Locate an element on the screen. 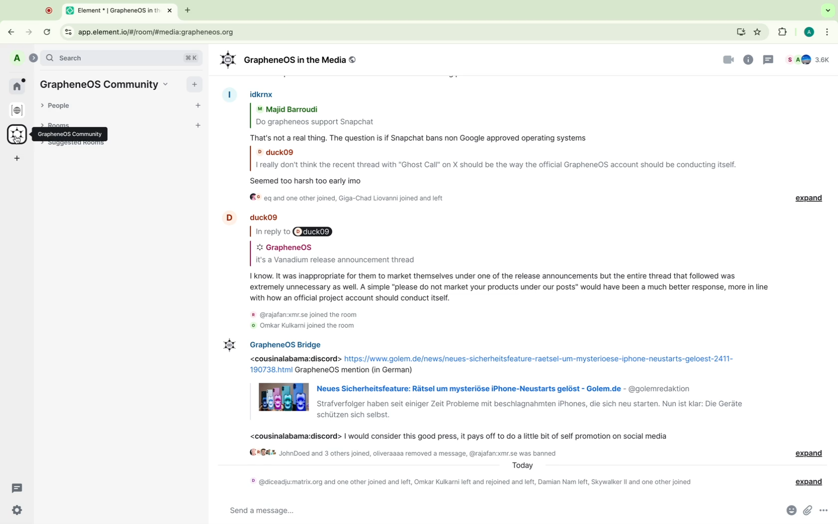  Element*|GrapheneOS in the is located at coordinates (111, 11).